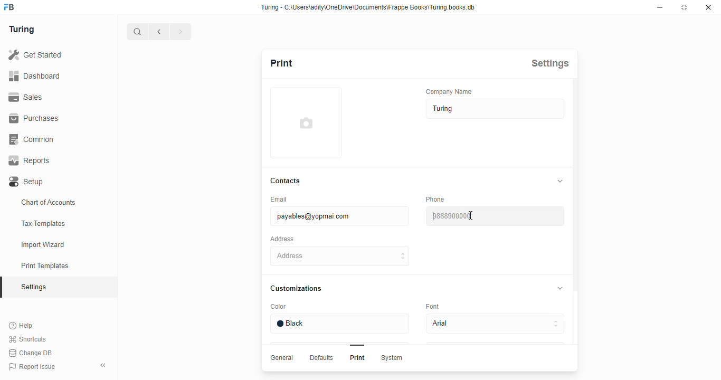  Describe the element at coordinates (55, 76) in the screenshot. I see `Dashboard` at that location.